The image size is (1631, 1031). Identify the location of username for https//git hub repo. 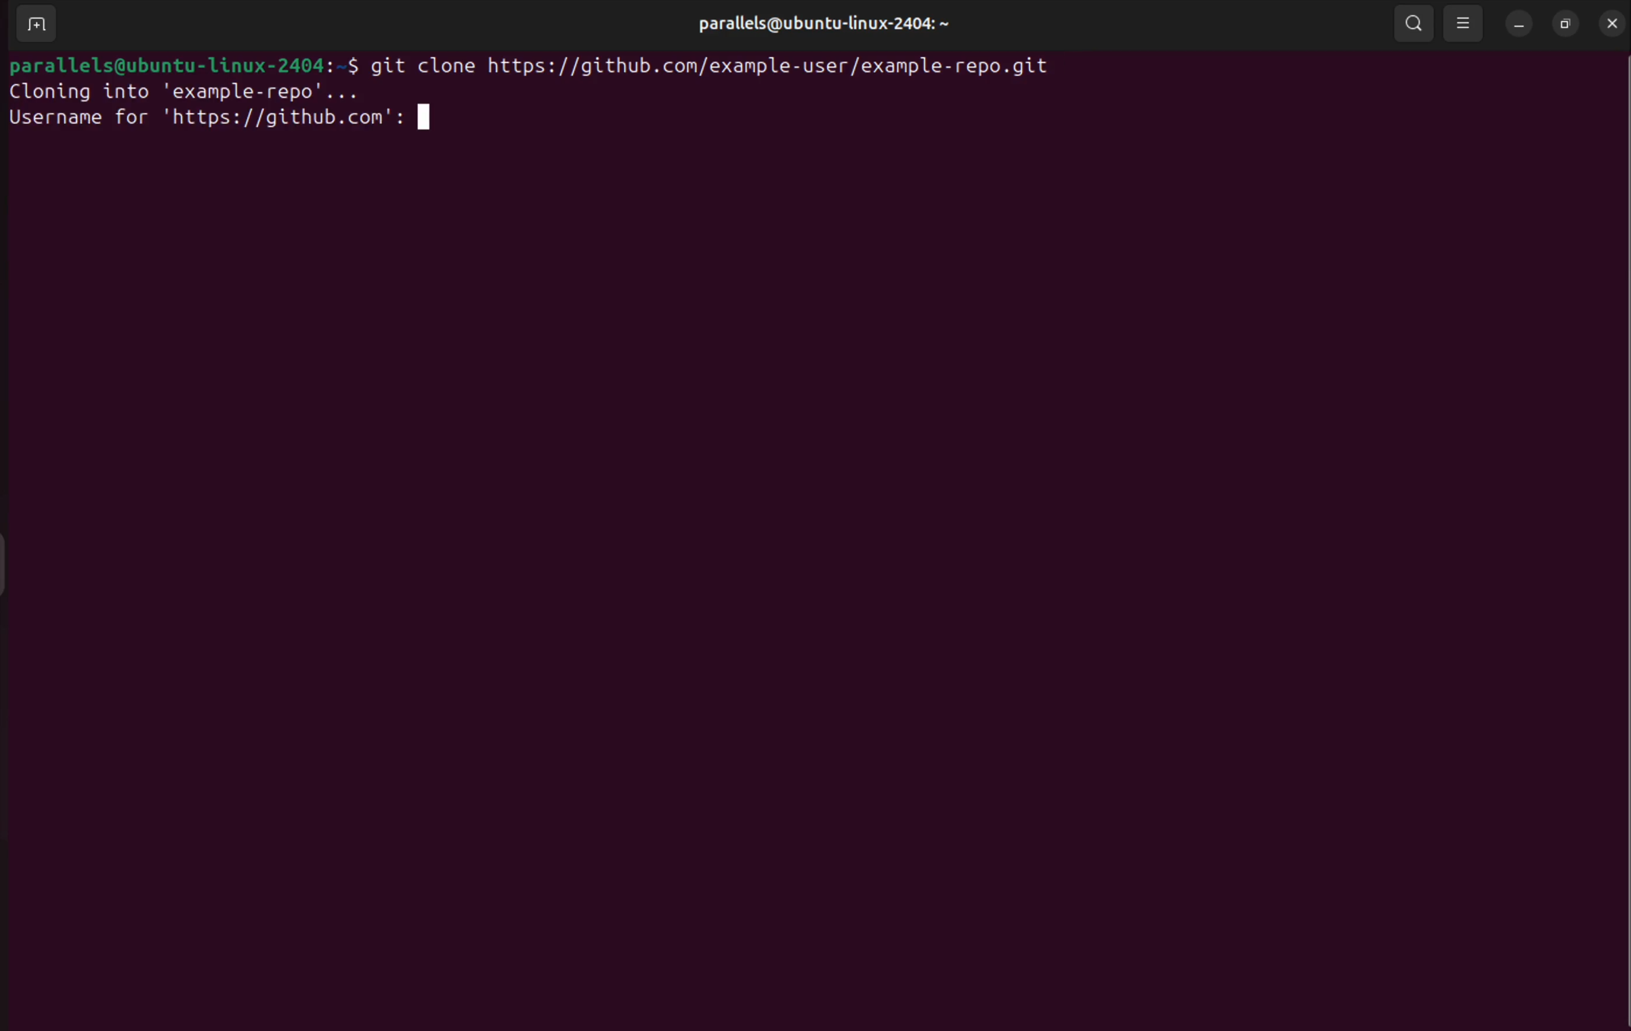
(219, 118).